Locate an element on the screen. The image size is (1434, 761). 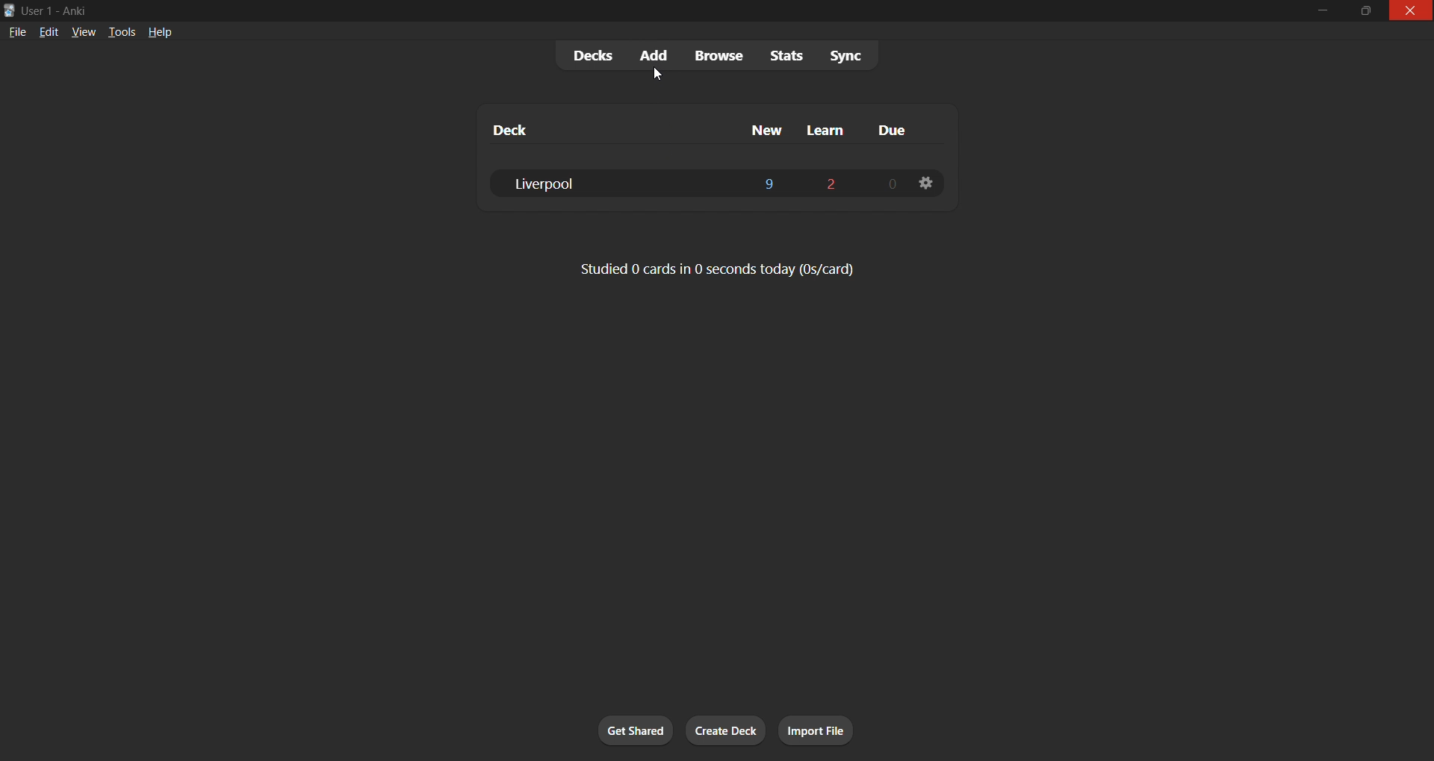
stats is located at coordinates (787, 57).